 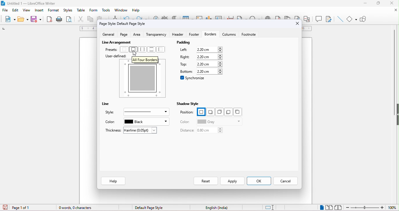 I want to click on , so click(x=27, y=9).